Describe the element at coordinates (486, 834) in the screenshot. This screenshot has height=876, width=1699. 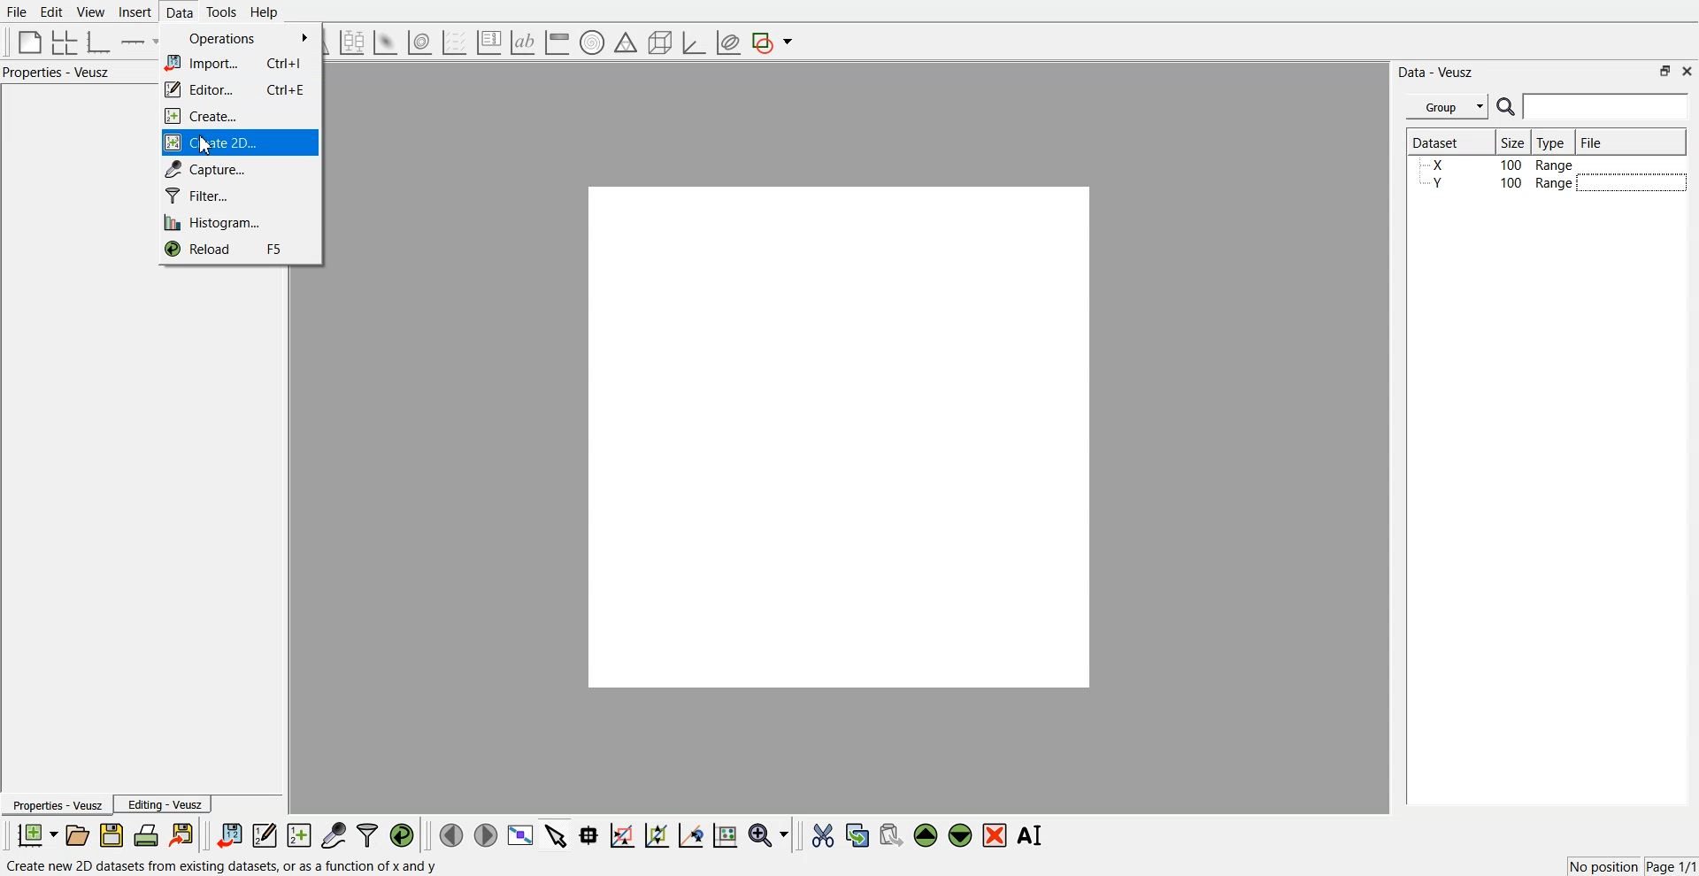
I see `Move to the next page` at that location.